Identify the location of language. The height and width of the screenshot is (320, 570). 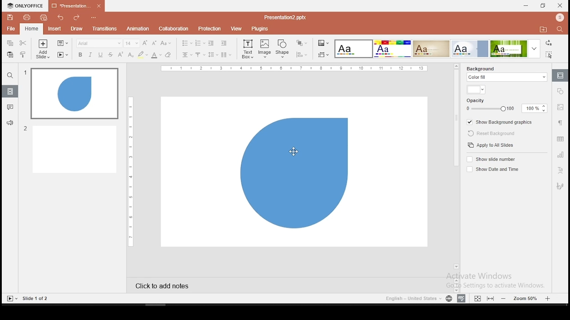
(449, 299).